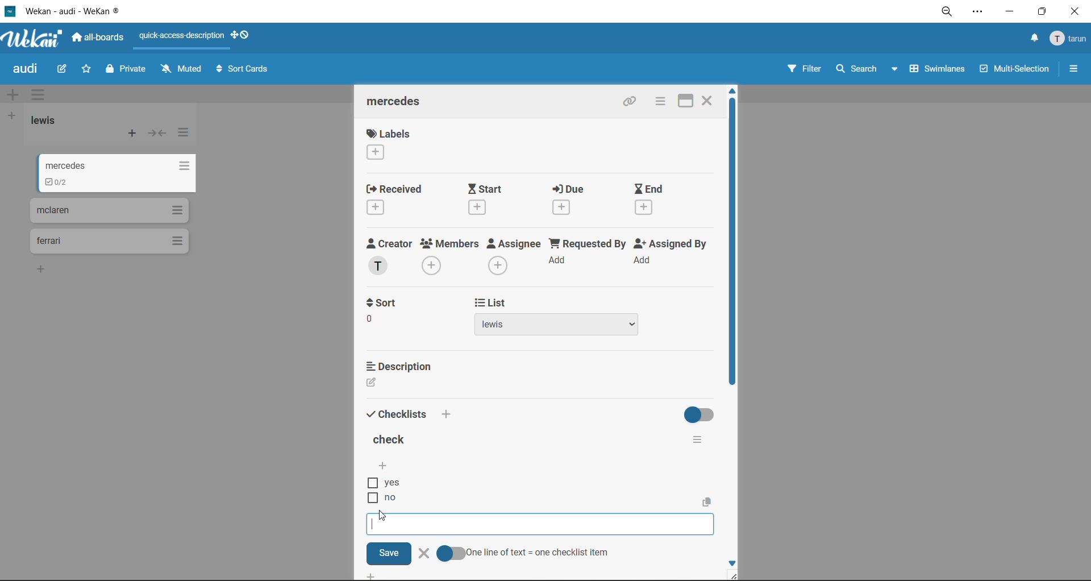 This screenshot has width=1091, height=581. I want to click on one line of text = one checklist item, so click(539, 554).